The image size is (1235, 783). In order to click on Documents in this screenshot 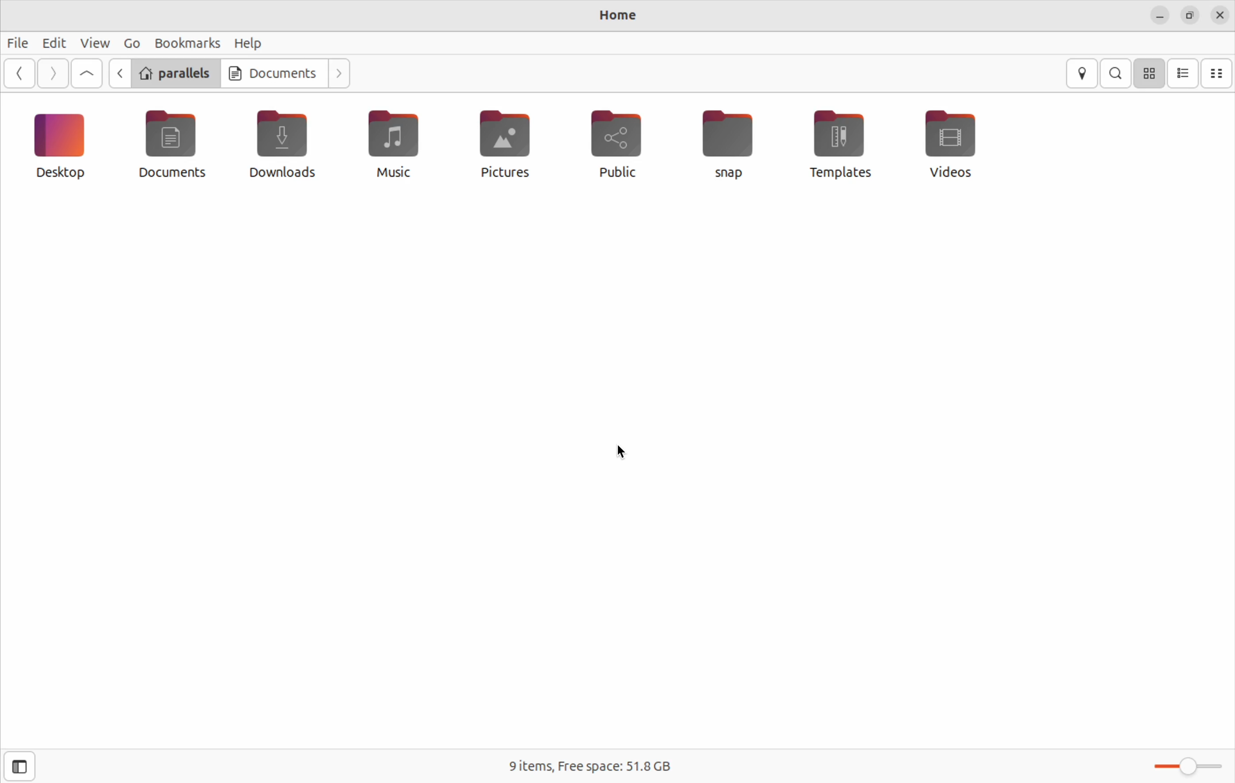, I will do `click(274, 73)`.